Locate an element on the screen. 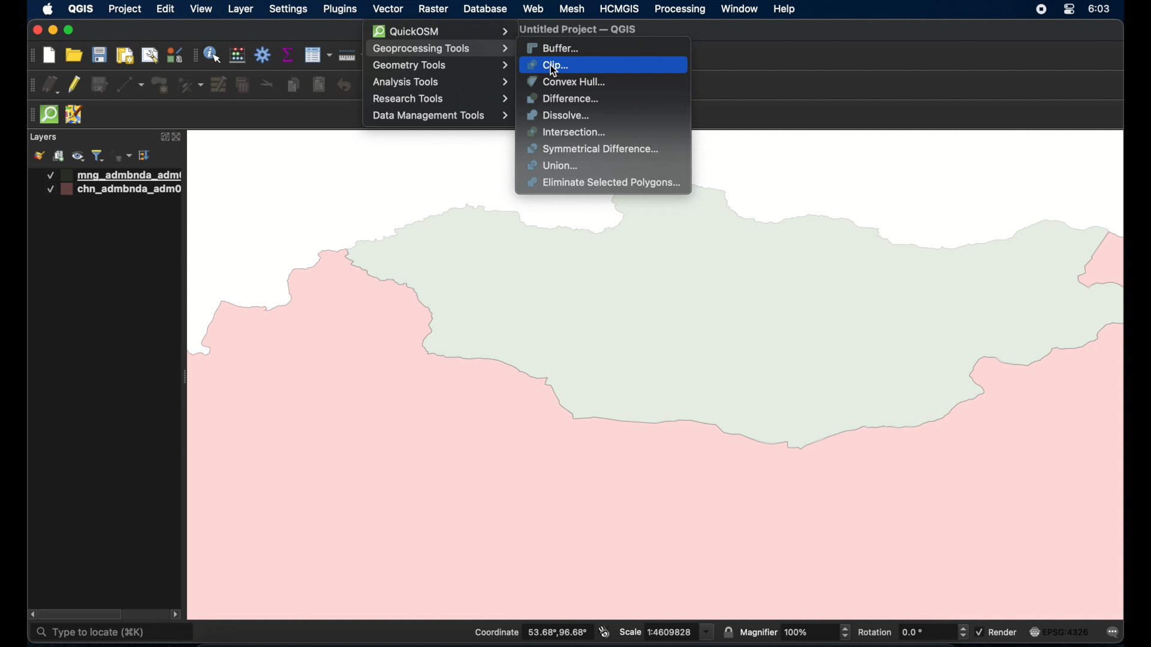 The height and width of the screenshot is (647, 1151). filter legend by expression is located at coordinates (122, 156).